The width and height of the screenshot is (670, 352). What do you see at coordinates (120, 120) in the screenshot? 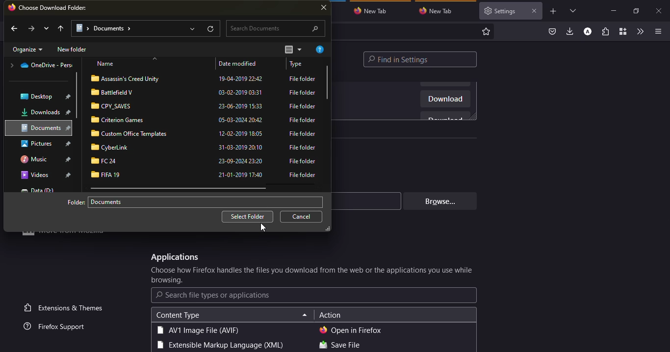
I see `folder` at bounding box center [120, 120].